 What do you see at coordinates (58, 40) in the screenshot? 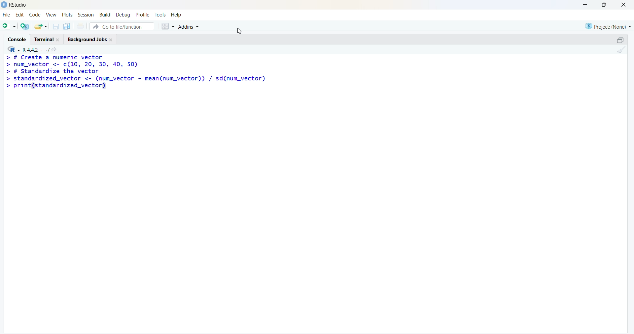
I see `close` at bounding box center [58, 40].